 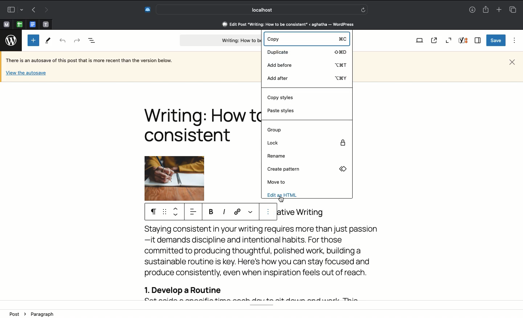 I want to click on Post, so click(x=16, y=314).